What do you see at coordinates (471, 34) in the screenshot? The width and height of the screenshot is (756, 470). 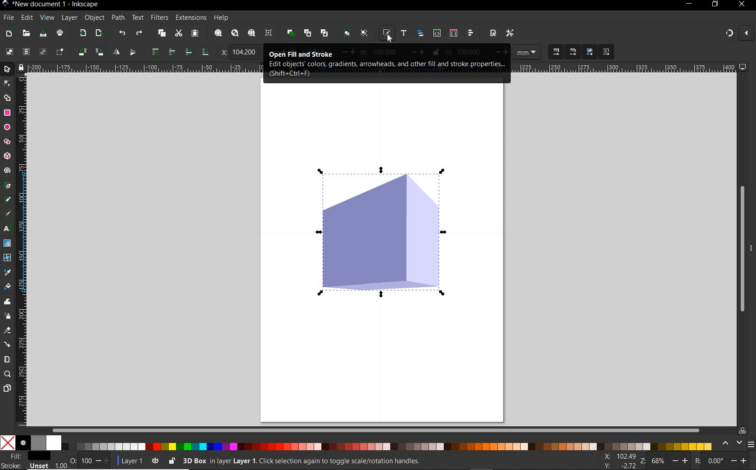 I see `OPEN ALIGN AND DISTRIBUTE` at bounding box center [471, 34].